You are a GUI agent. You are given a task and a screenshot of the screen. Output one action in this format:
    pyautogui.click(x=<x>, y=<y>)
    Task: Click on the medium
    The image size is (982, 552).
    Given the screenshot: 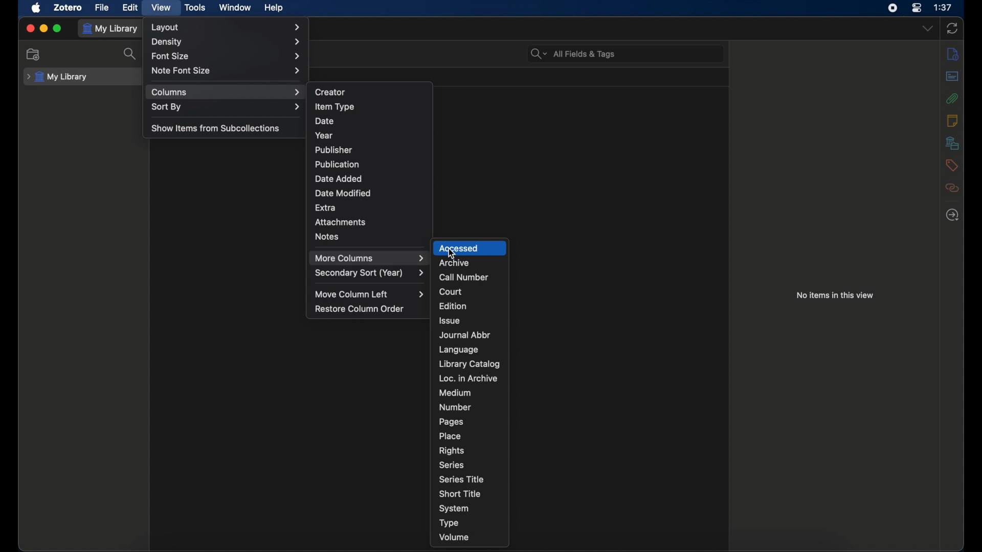 What is the action you would take?
    pyautogui.click(x=455, y=393)
    